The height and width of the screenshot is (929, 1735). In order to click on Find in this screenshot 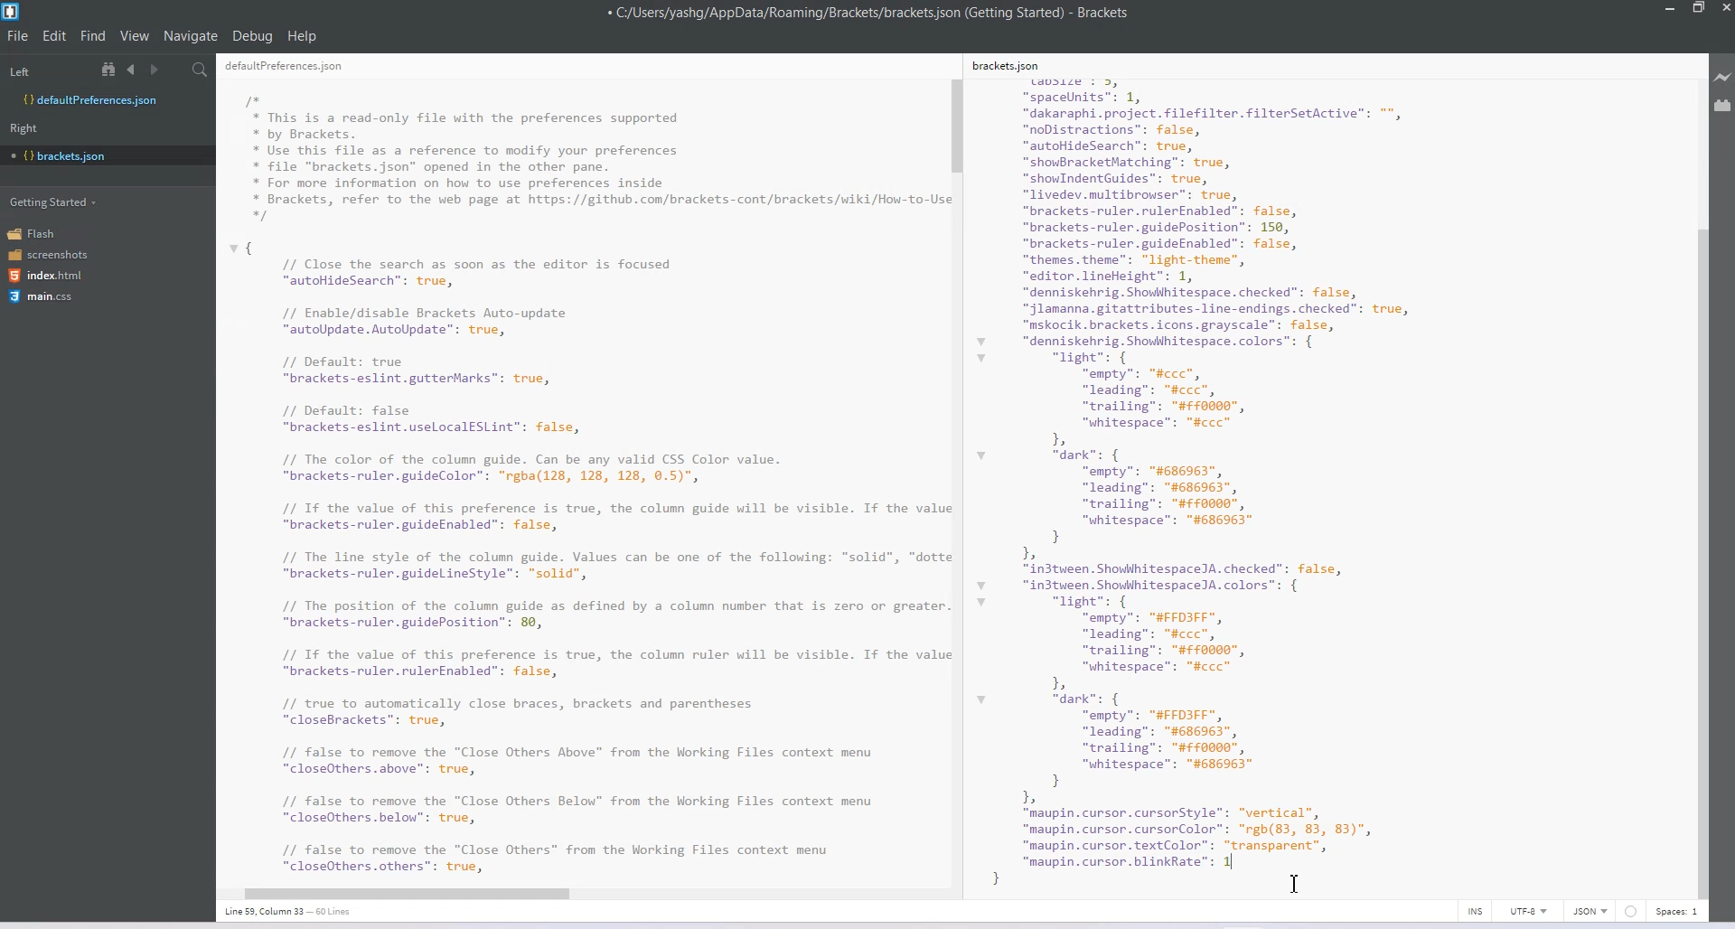, I will do `click(94, 35)`.